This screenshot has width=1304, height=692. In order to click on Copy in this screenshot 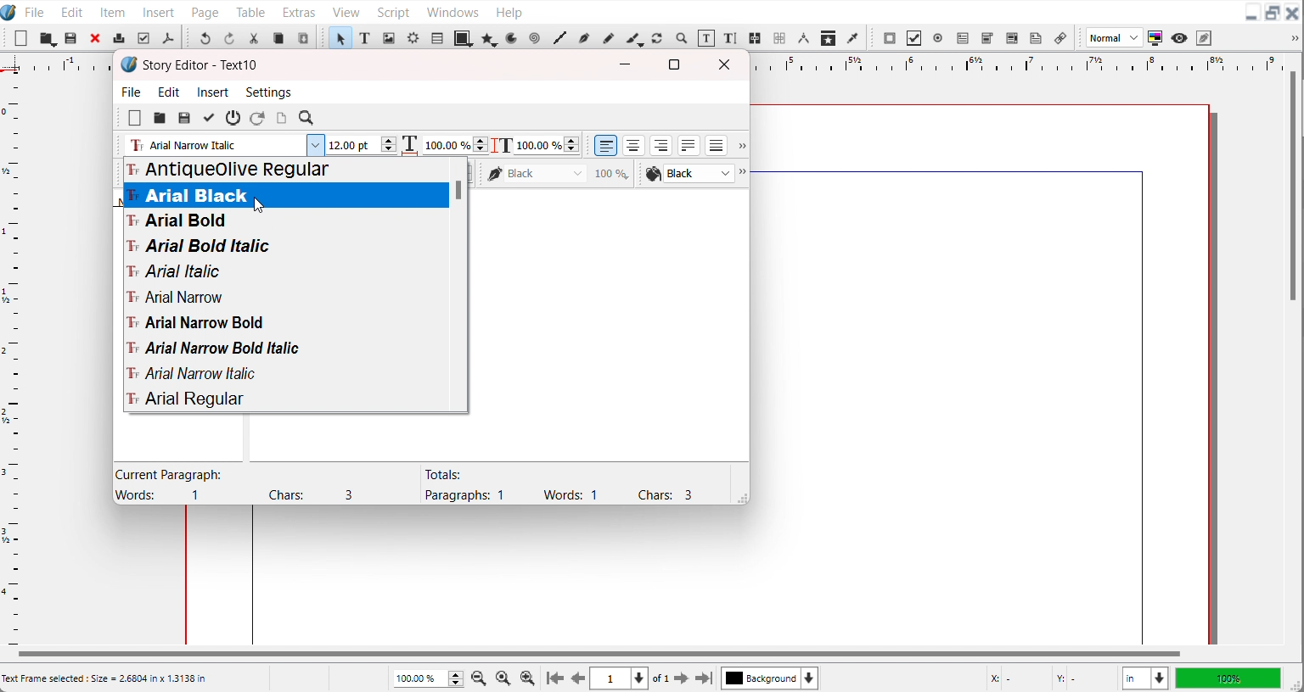, I will do `click(278, 38)`.